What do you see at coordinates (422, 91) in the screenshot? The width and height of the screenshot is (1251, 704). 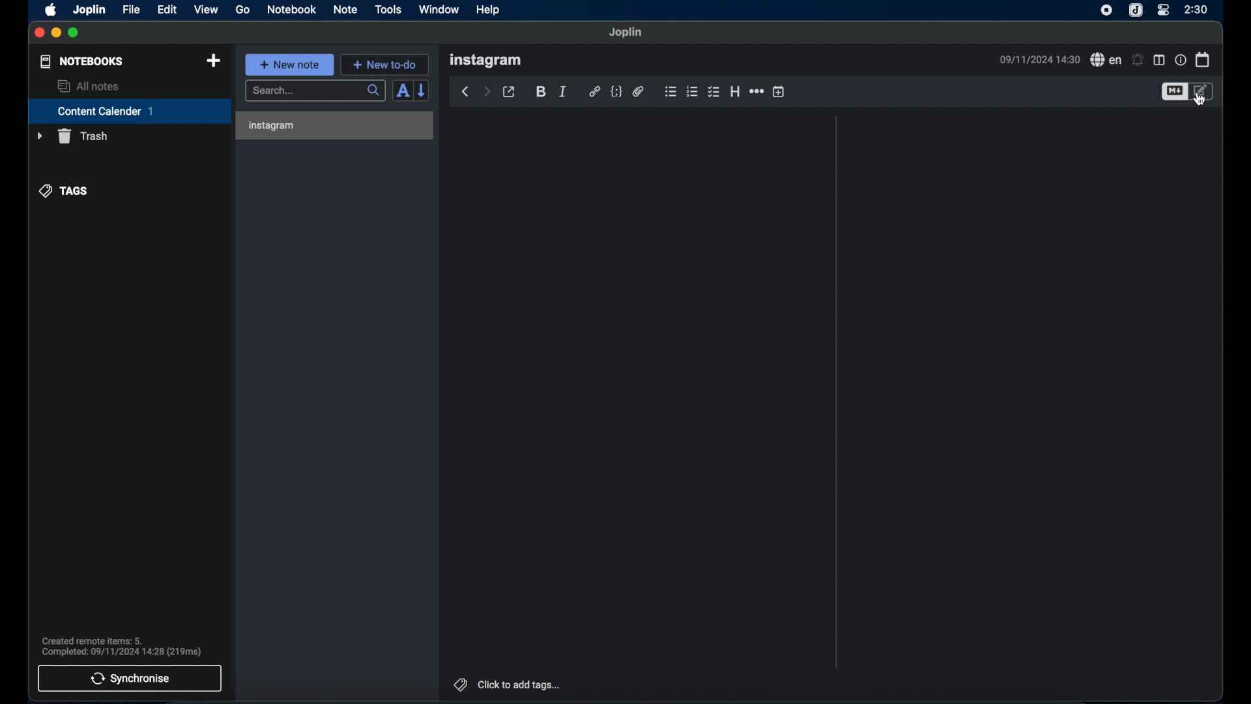 I see `reverse sort order` at bounding box center [422, 91].